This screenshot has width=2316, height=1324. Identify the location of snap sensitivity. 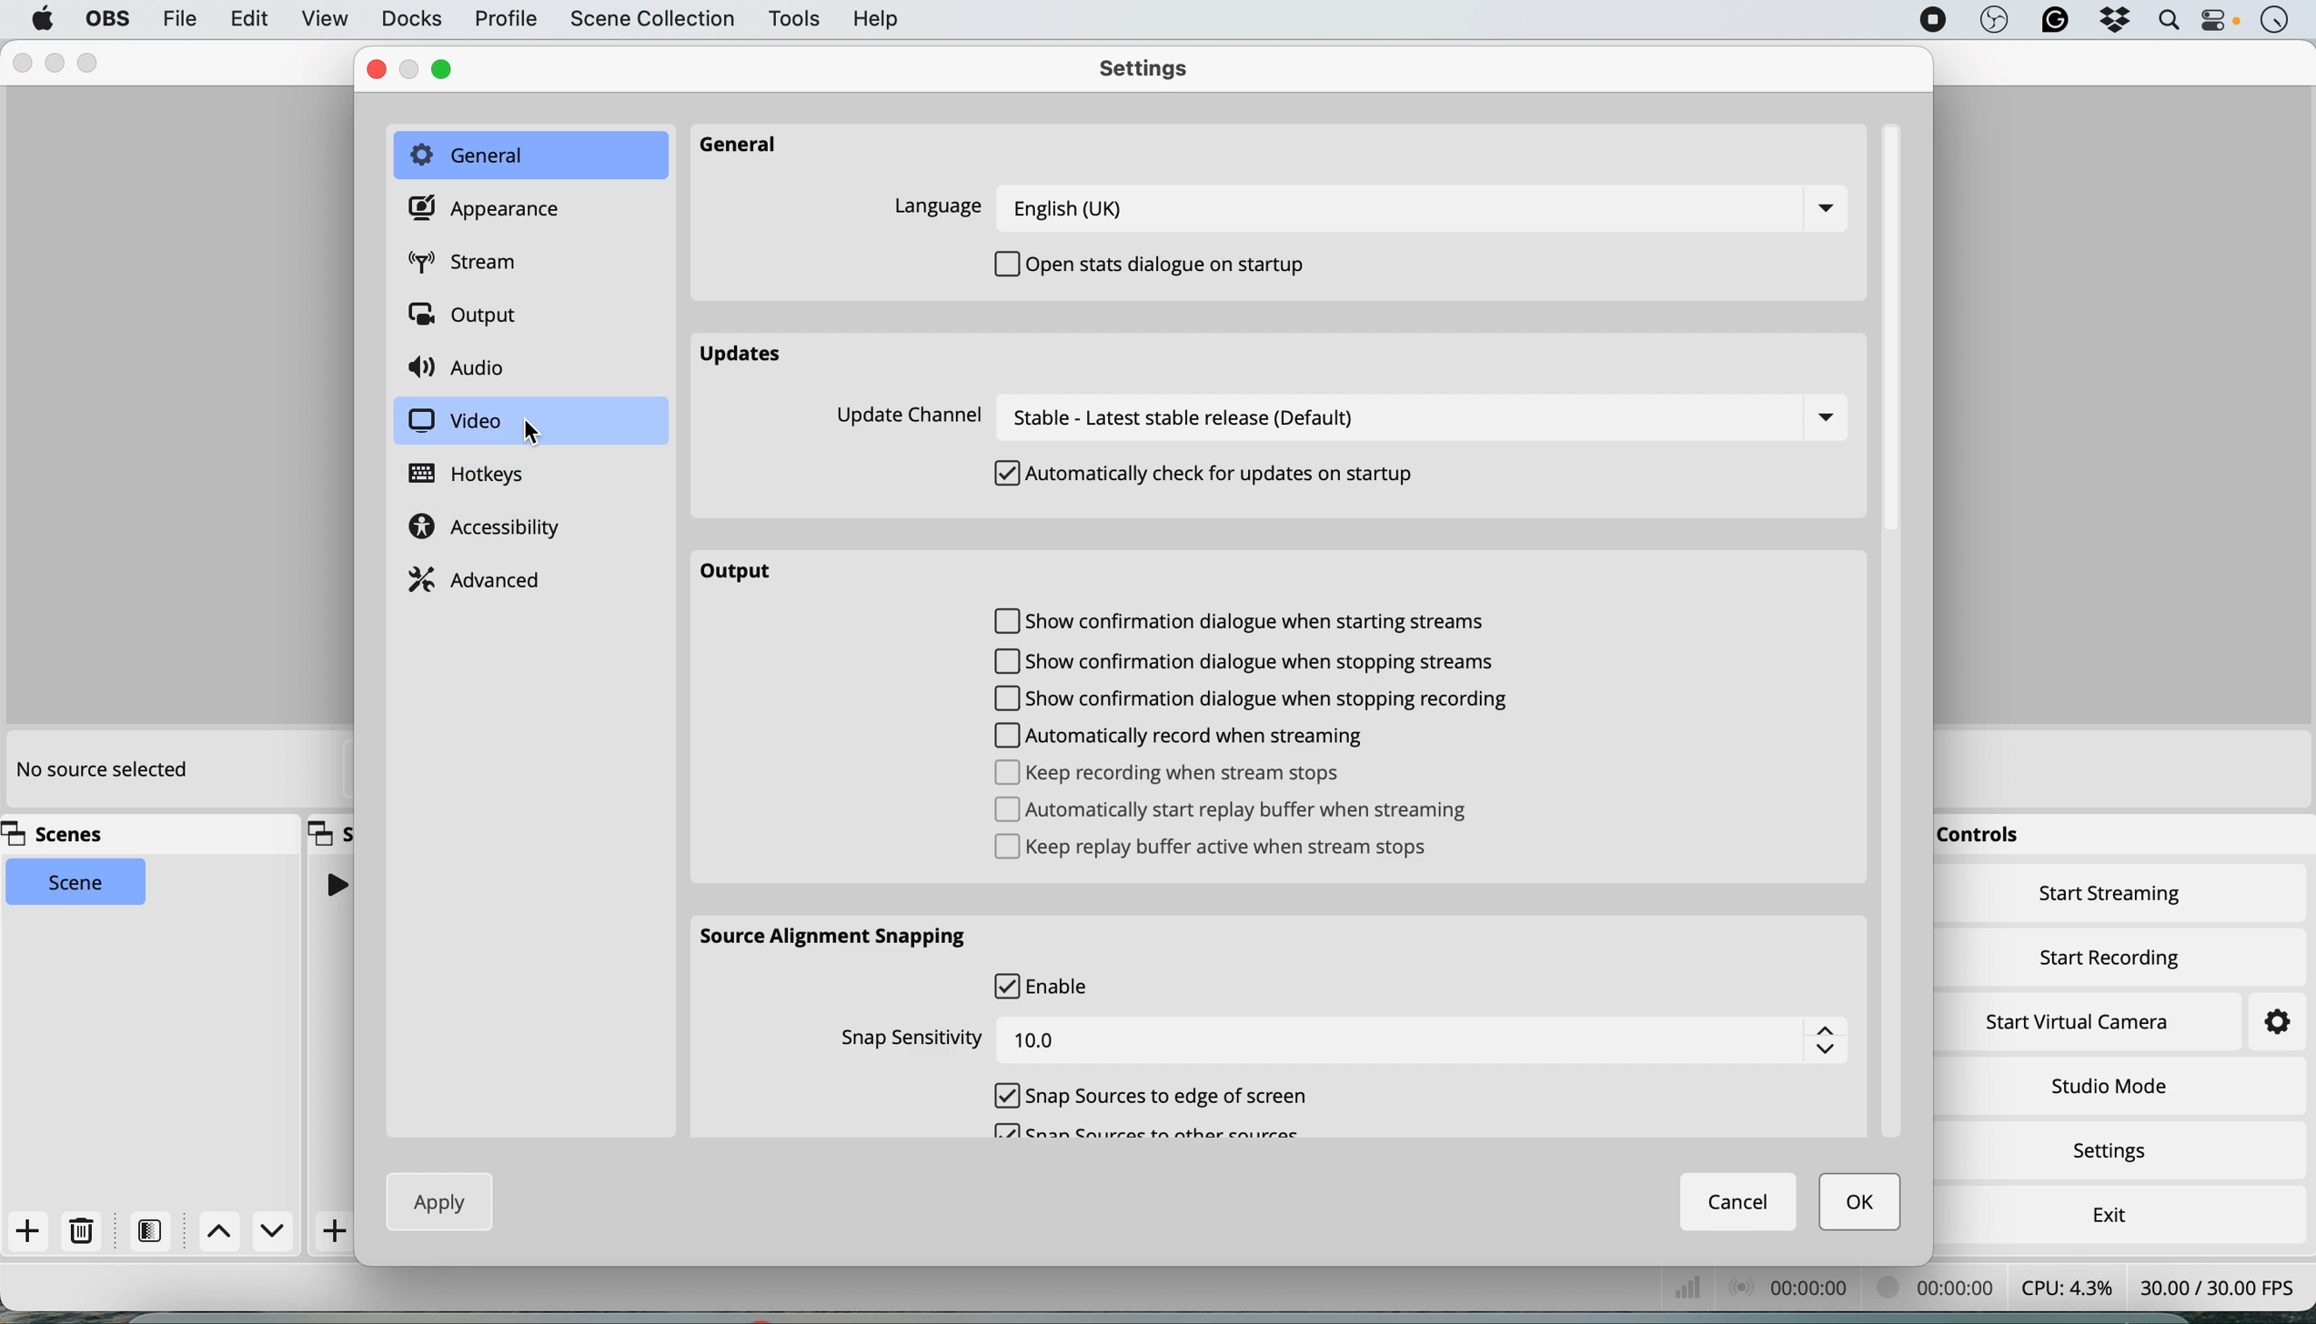
(1338, 1037).